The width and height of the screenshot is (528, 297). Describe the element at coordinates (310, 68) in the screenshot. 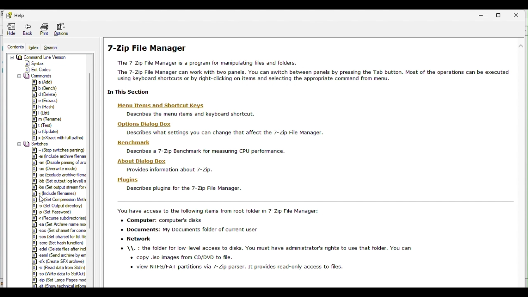

I see `7 zip file manager help page` at that location.